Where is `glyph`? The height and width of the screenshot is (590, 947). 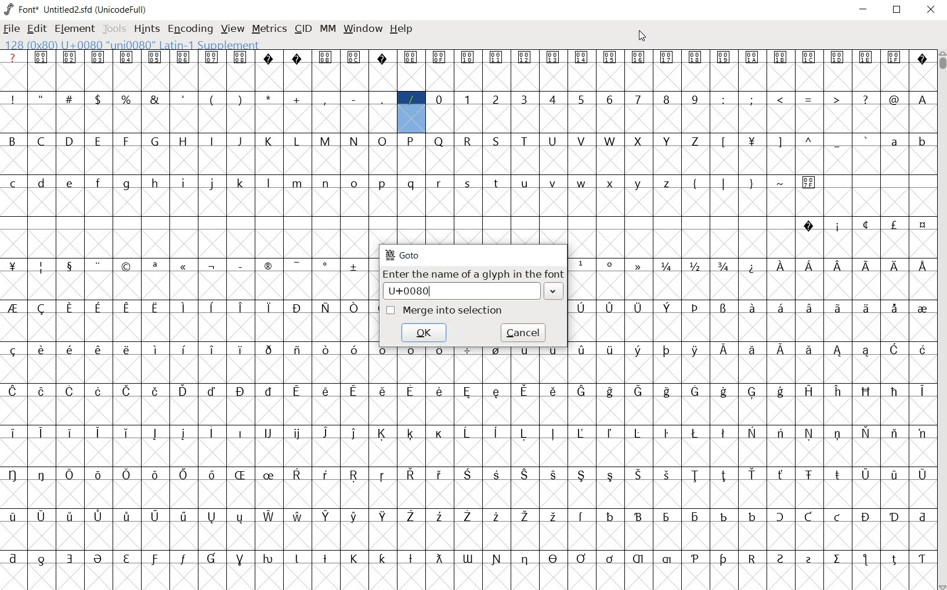 glyph is located at coordinates (97, 559).